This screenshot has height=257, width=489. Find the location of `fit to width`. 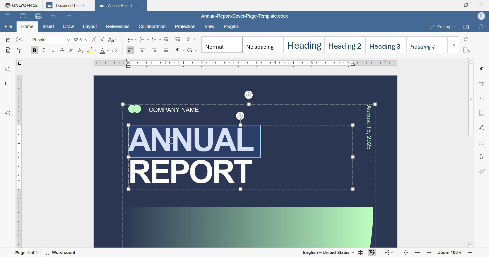

fit to width is located at coordinates (418, 253).